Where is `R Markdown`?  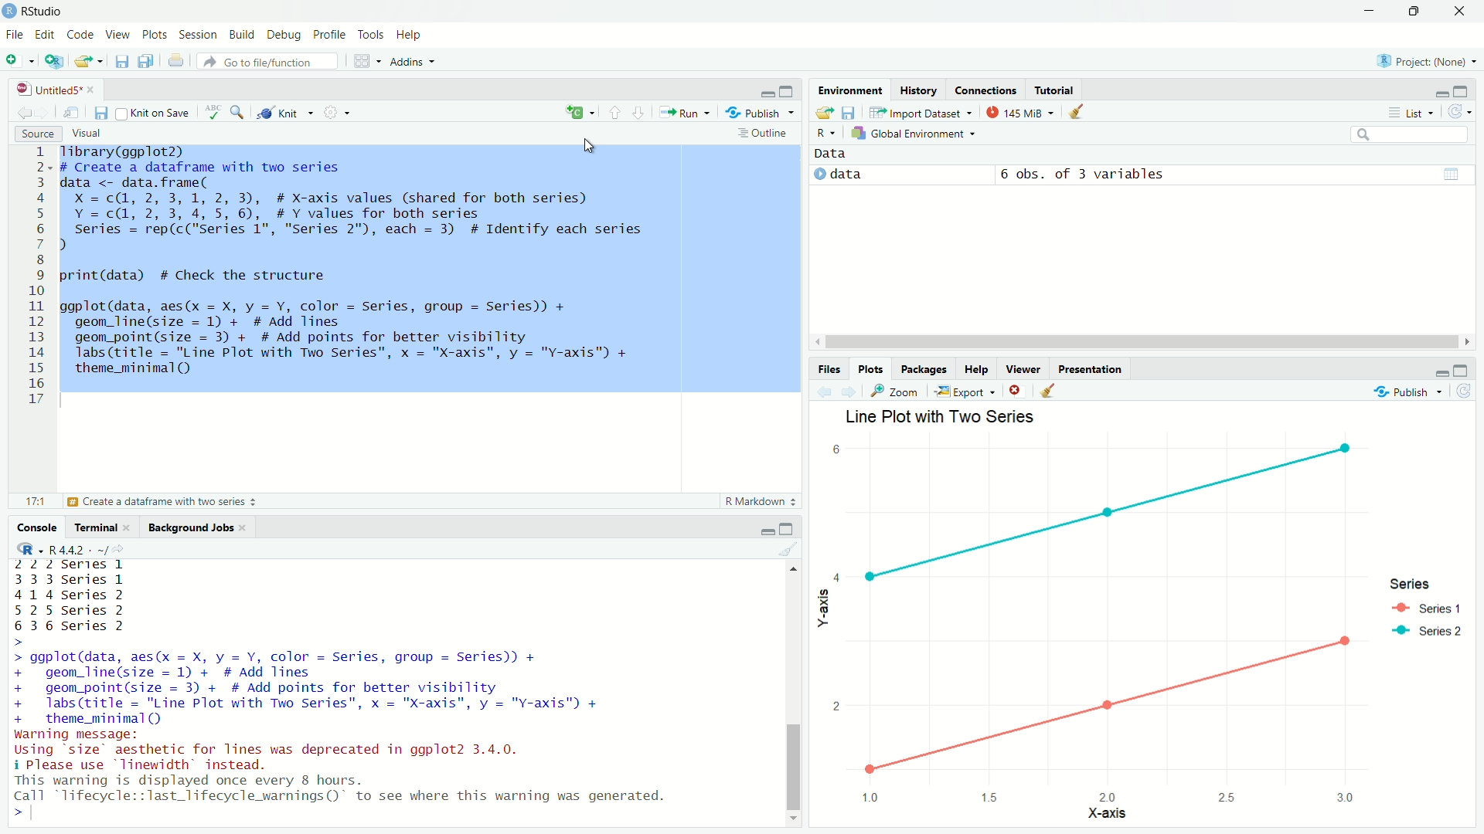
R Markdown is located at coordinates (761, 502).